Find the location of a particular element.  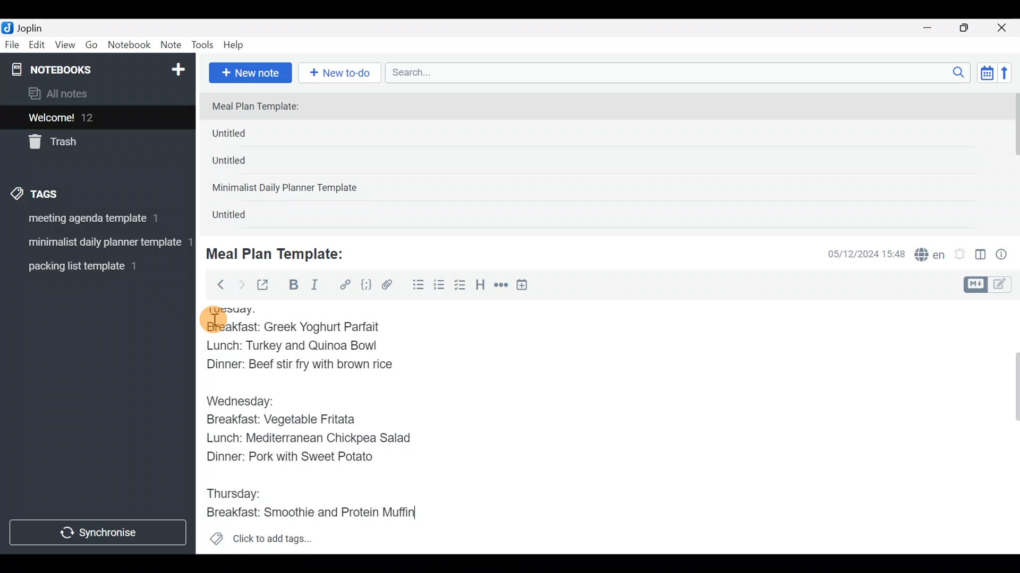

Toggle editors is located at coordinates (990, 283).